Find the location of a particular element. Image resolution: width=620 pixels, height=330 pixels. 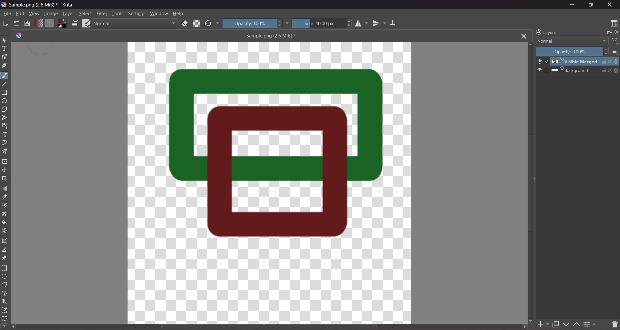

Image is located at coordinates (50, 14).